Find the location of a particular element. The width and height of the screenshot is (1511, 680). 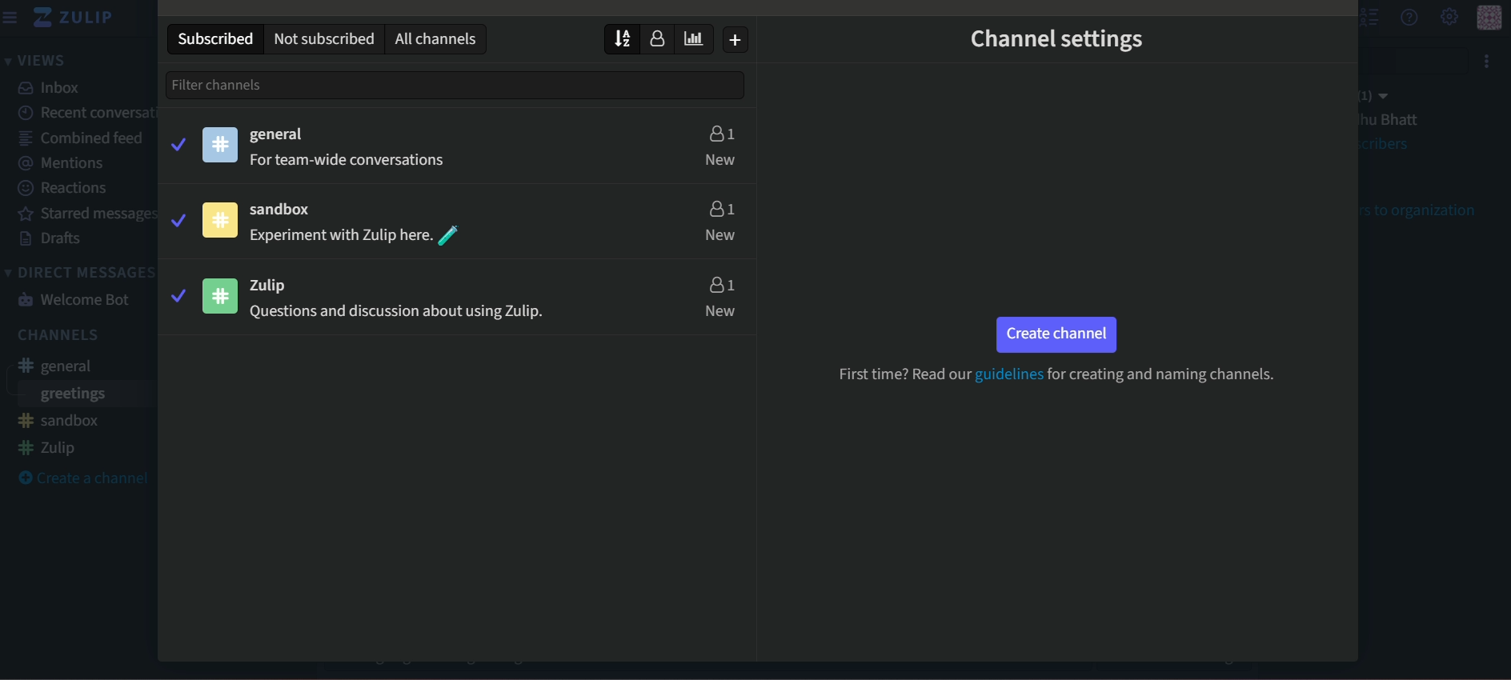

sandbox is located at coordinates (58, 422).